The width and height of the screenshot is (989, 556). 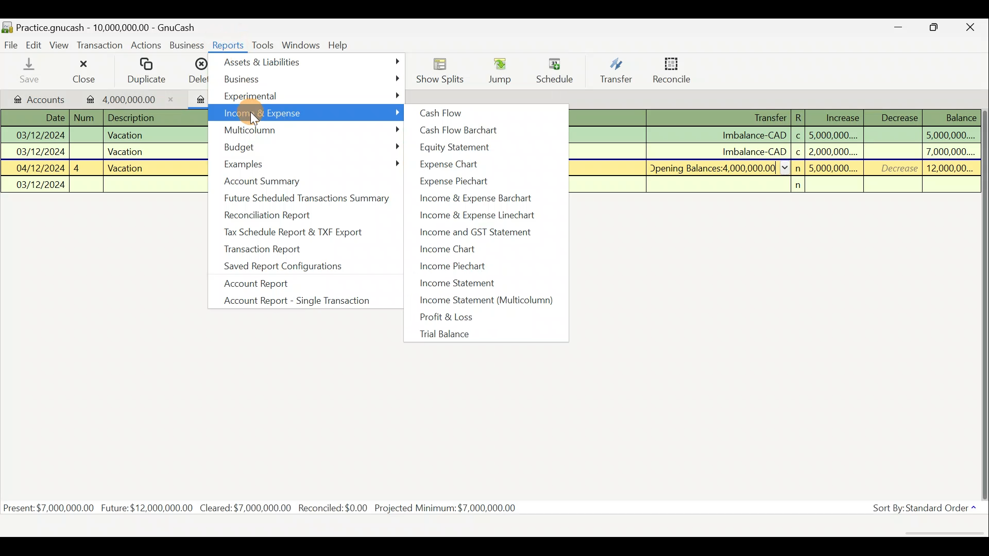 What do you see at coordinates (799, 152) in the screenshot?
I see `c` at bounding box center [799, 152].